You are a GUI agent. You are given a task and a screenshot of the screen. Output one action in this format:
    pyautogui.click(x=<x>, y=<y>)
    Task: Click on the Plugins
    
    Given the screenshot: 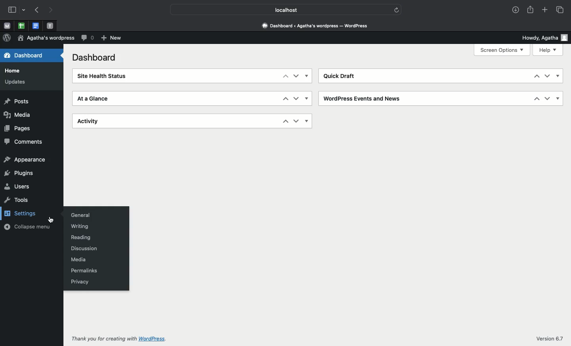 What is the action you would take?
    pyautogui.click(x=20, y=174)
    